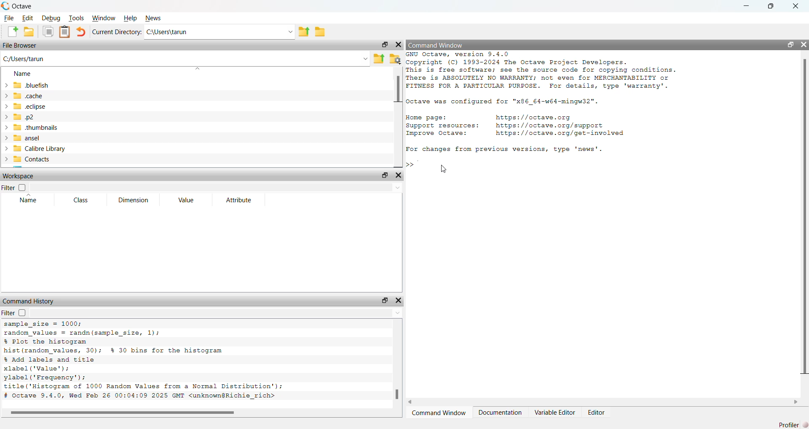 This screenshot has width=809, height=429. I want to click on Variable Editor, so click(555, 413).